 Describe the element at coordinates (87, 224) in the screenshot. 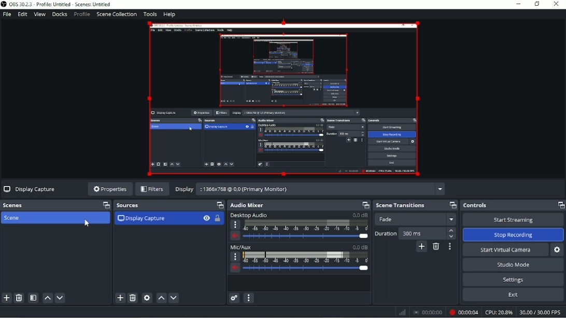

I see `Cursor` at that location.